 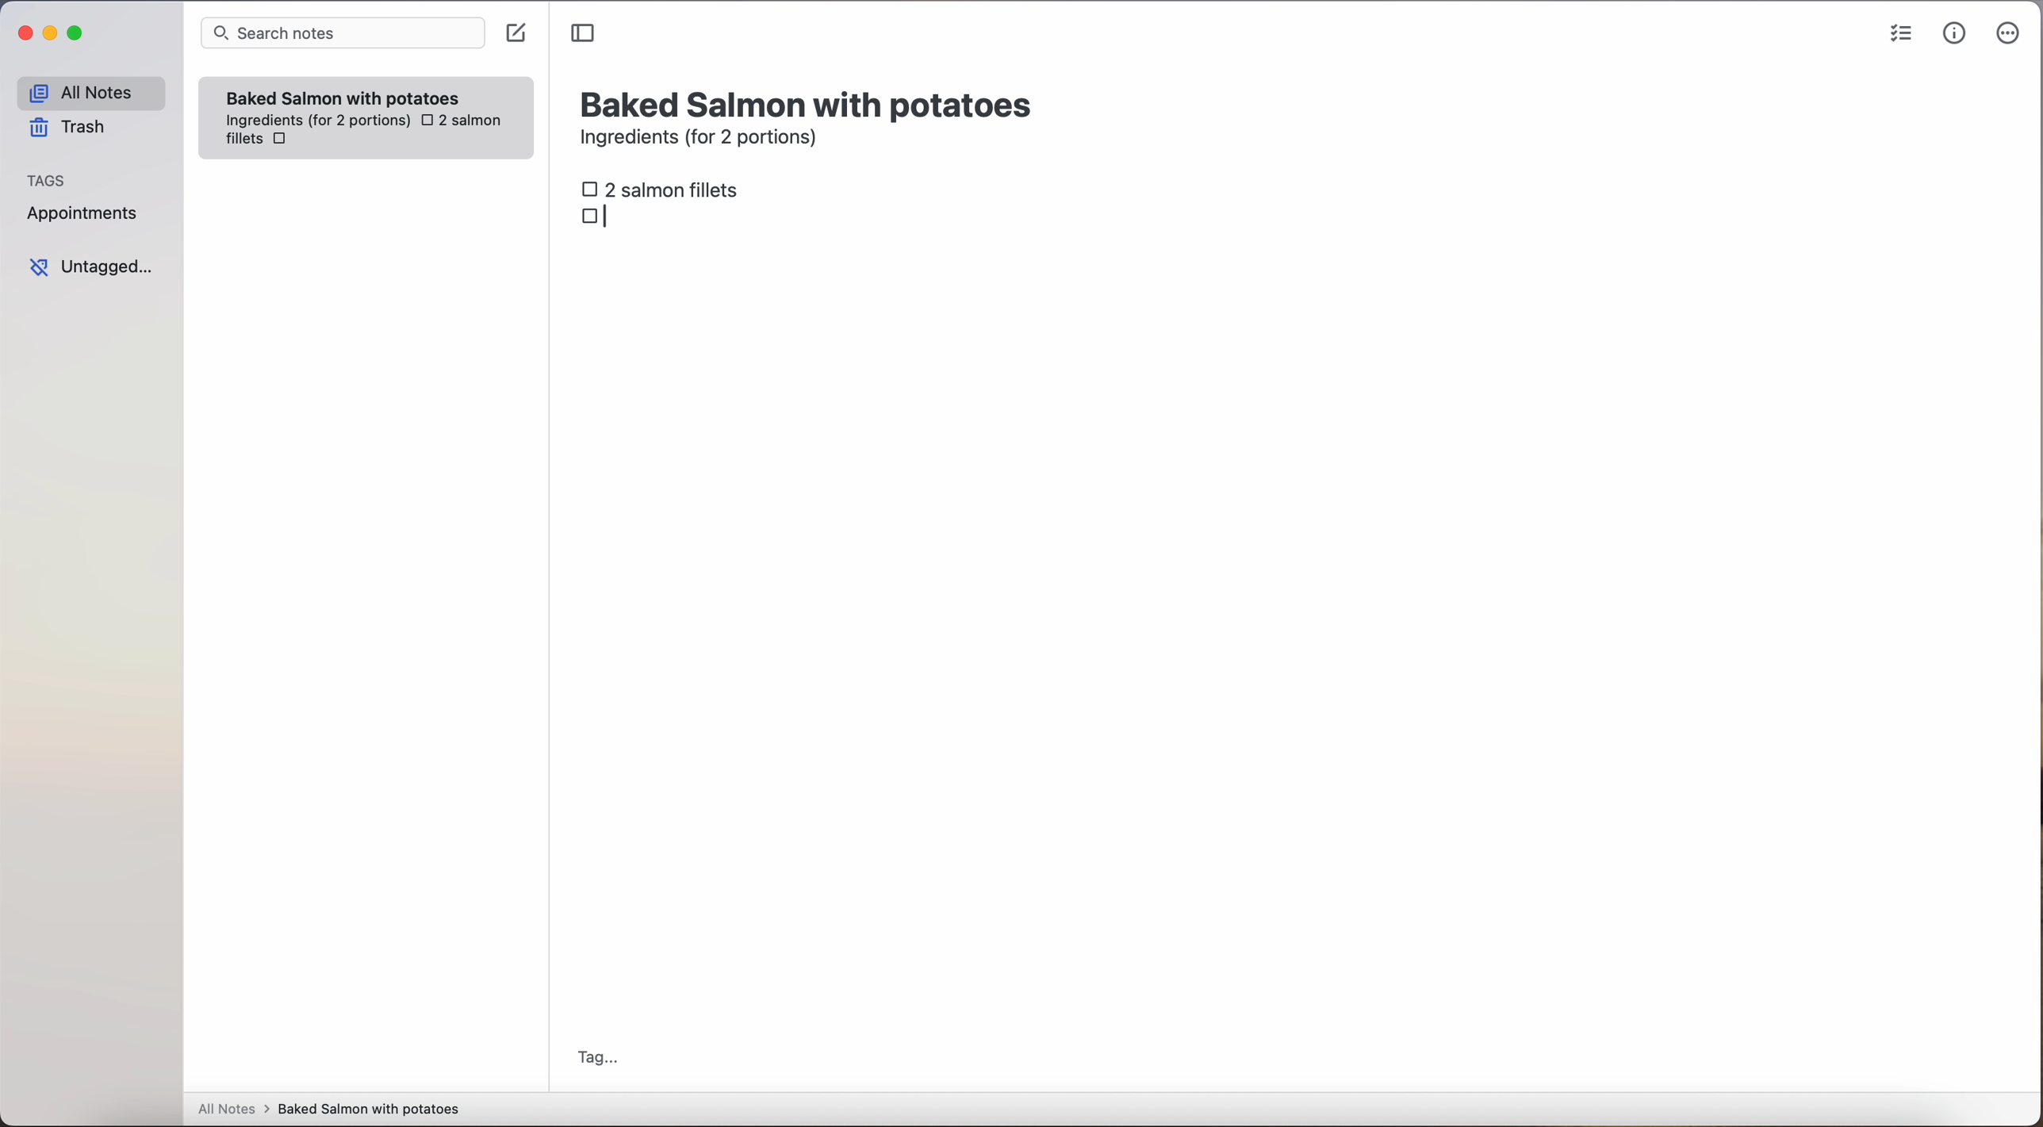 What do you see at coordinates (47, 178) in the screenshot?
I see `tags` at bounding box center [47, 178].